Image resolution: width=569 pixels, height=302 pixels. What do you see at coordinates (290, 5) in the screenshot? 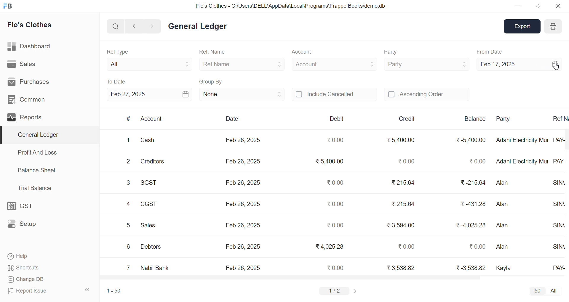
I see `Flo's Clothes - C:\Users\DELL\AppData\Local\Programs\Frappe Books\demo.db` at bounding box center [290, 5].